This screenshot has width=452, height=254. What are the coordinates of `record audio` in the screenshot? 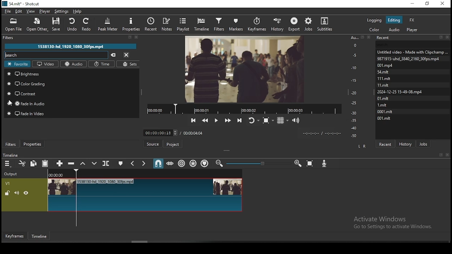 It's located at (325, 162).